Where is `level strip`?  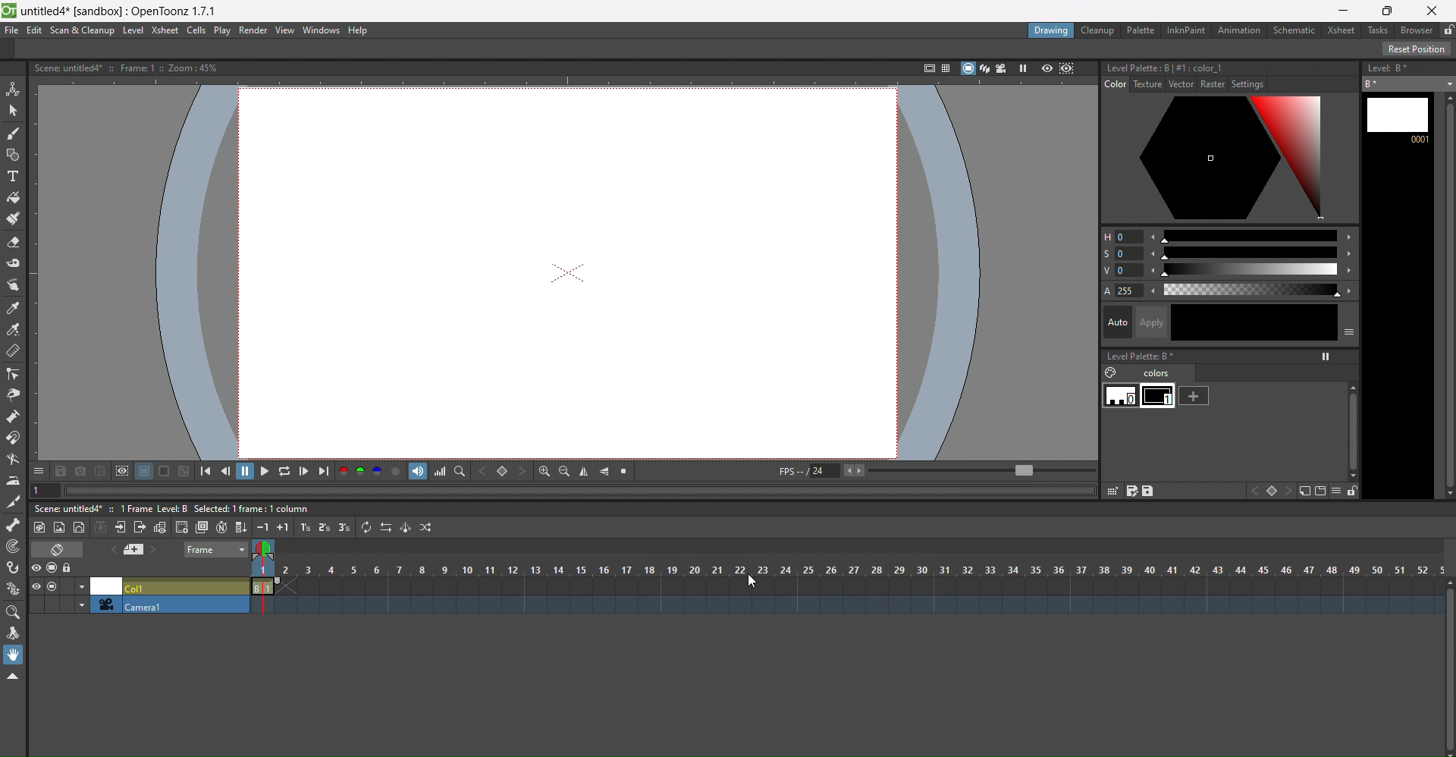 level strip is located at coordinates (1389, 68).